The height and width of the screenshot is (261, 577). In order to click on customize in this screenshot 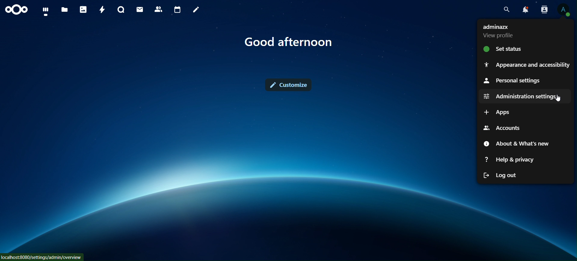, I will do `click(291, 85)`.